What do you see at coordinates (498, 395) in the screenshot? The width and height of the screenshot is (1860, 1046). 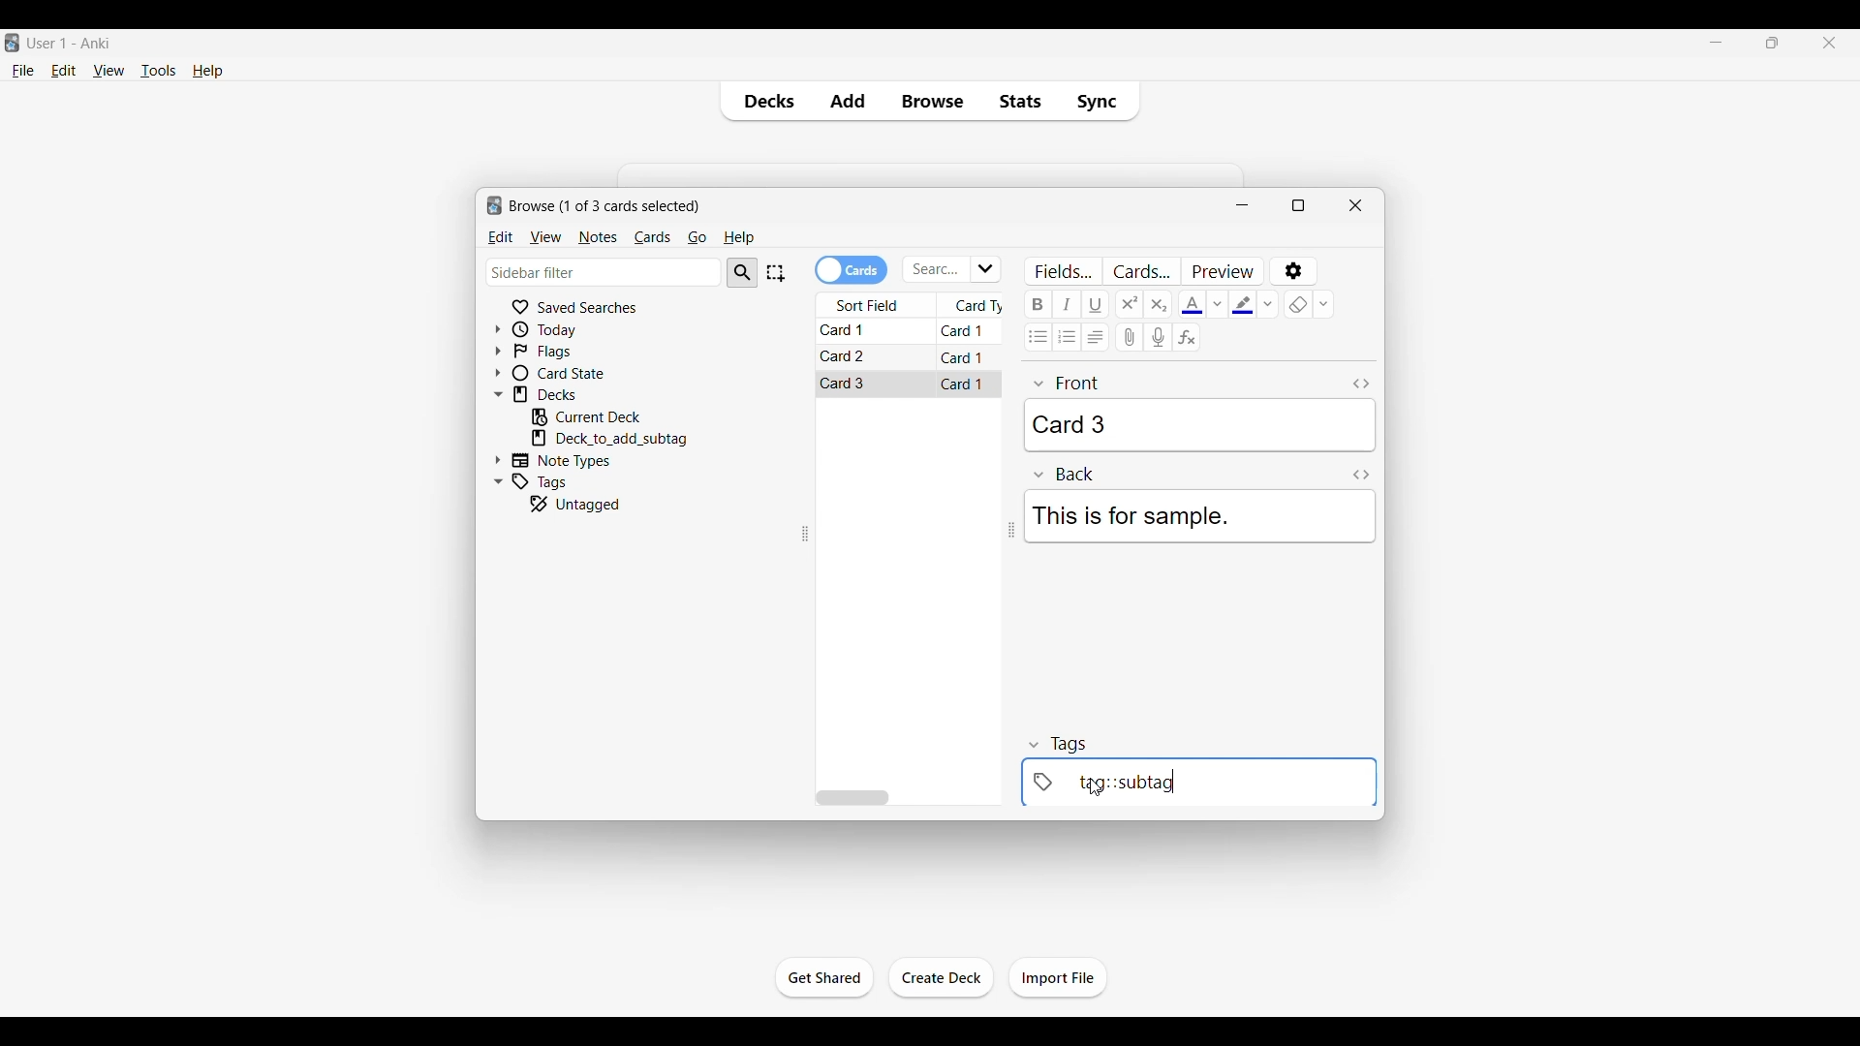 I see `Click to collapse Decks` at bounding box center [498, 395].